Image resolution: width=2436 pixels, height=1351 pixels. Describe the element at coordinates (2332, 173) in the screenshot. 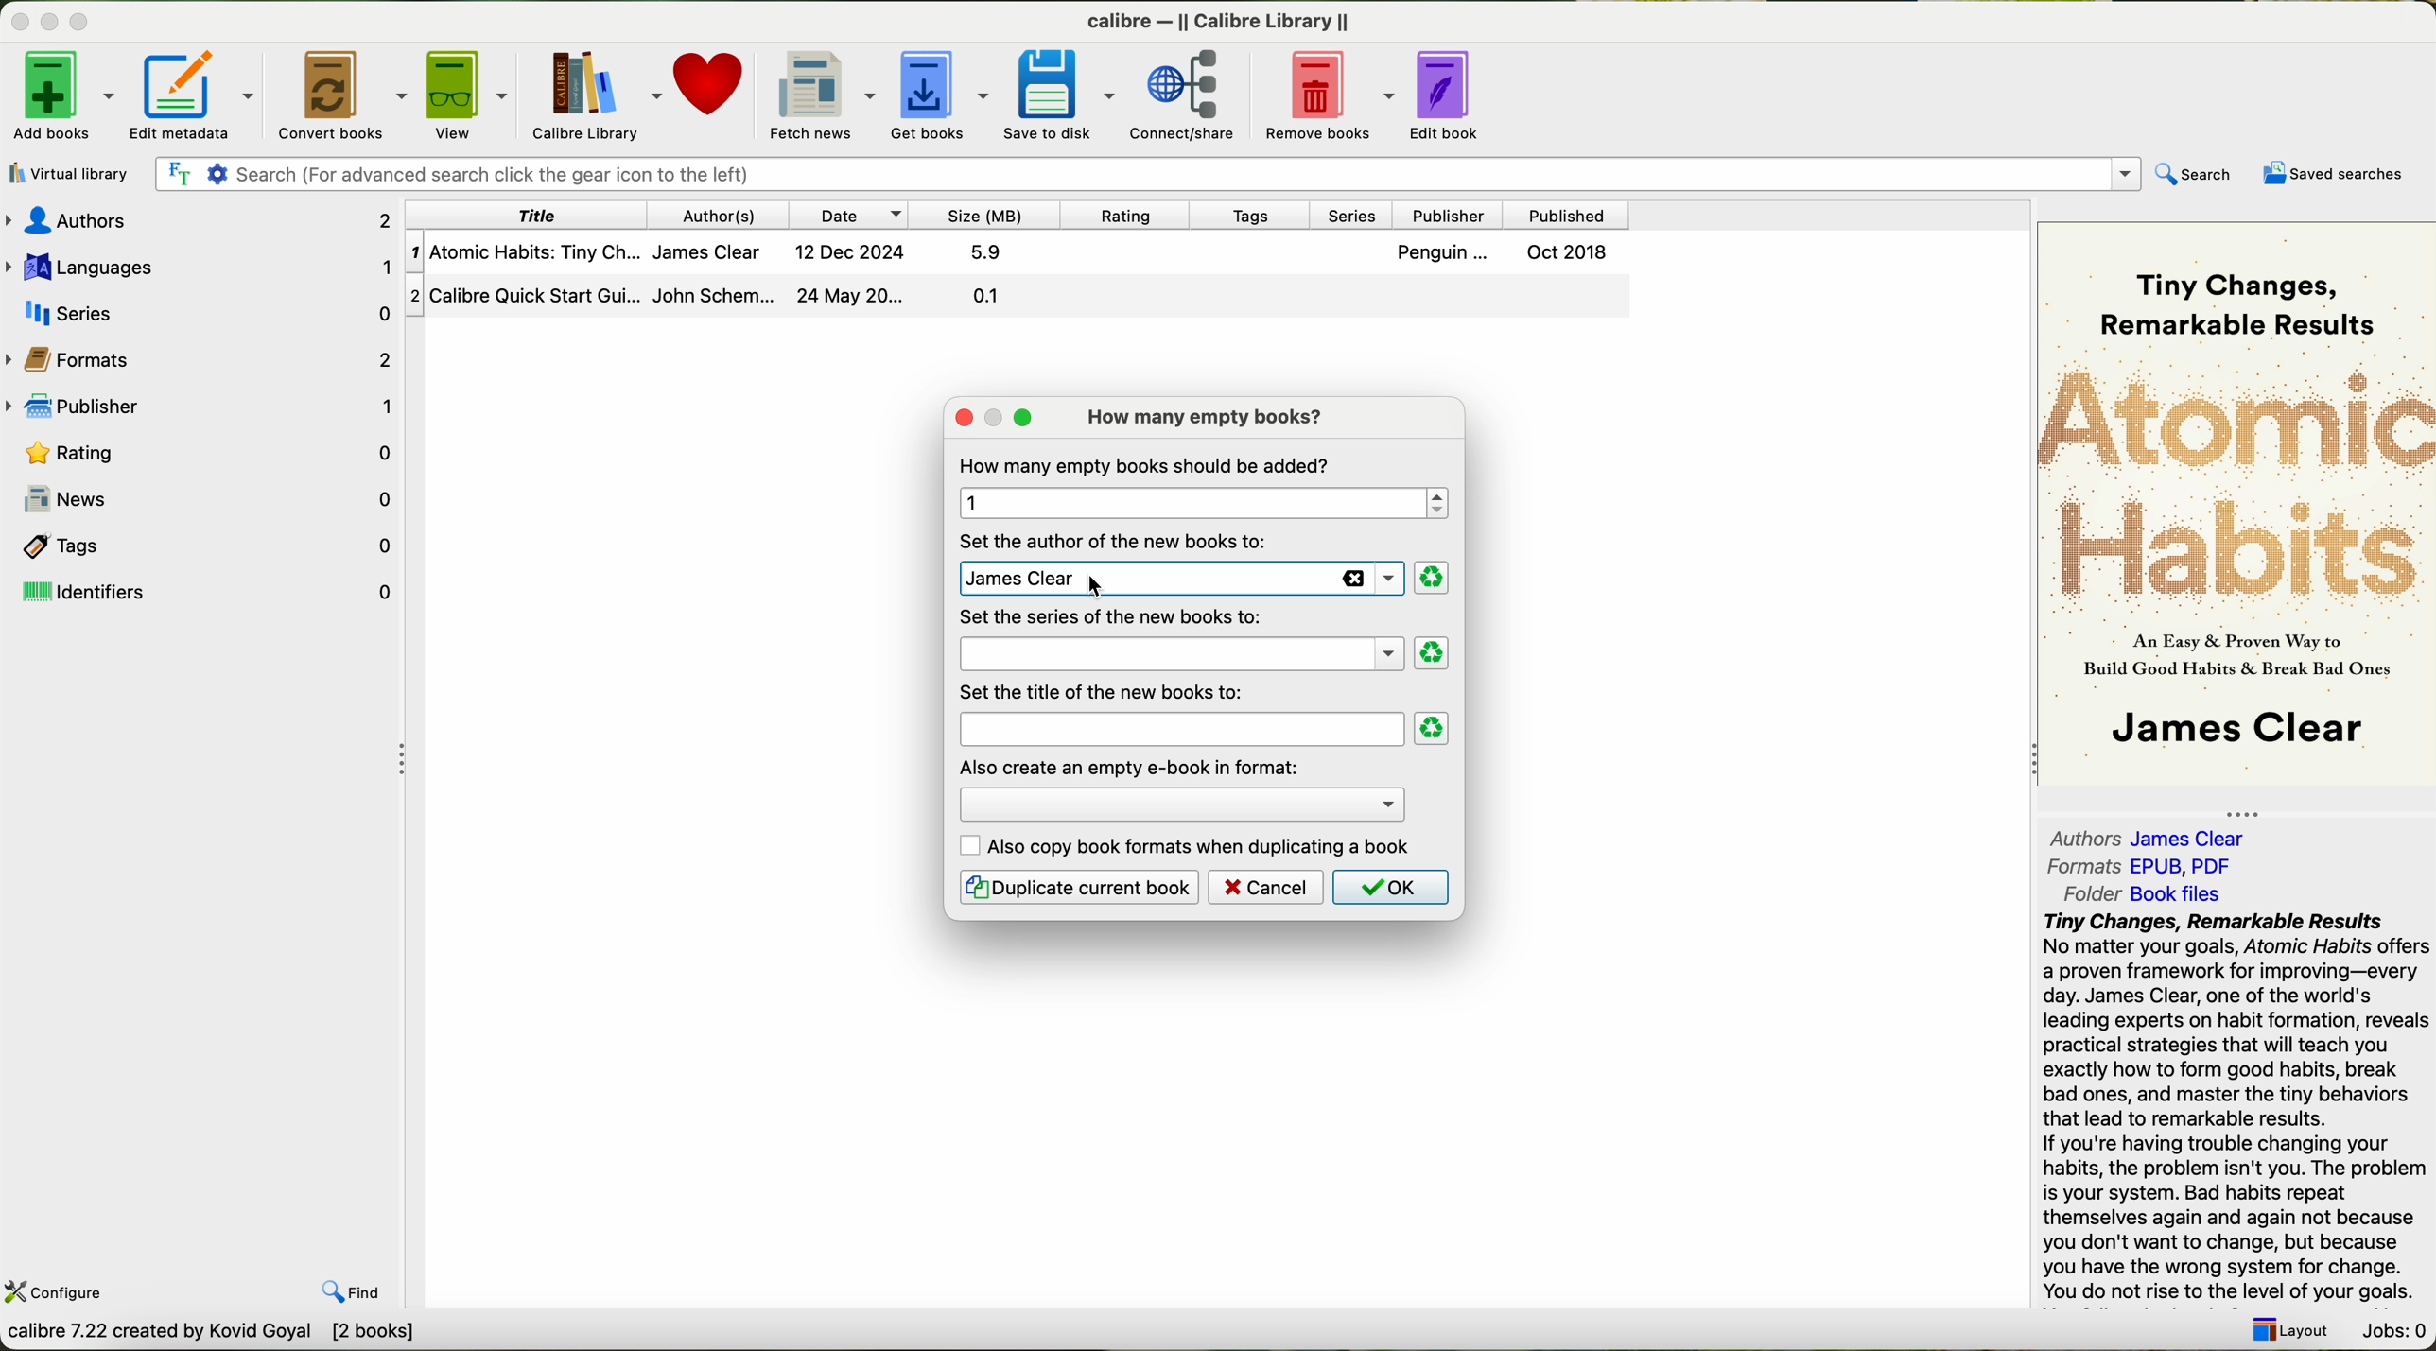

I see `saved searches` at that location.